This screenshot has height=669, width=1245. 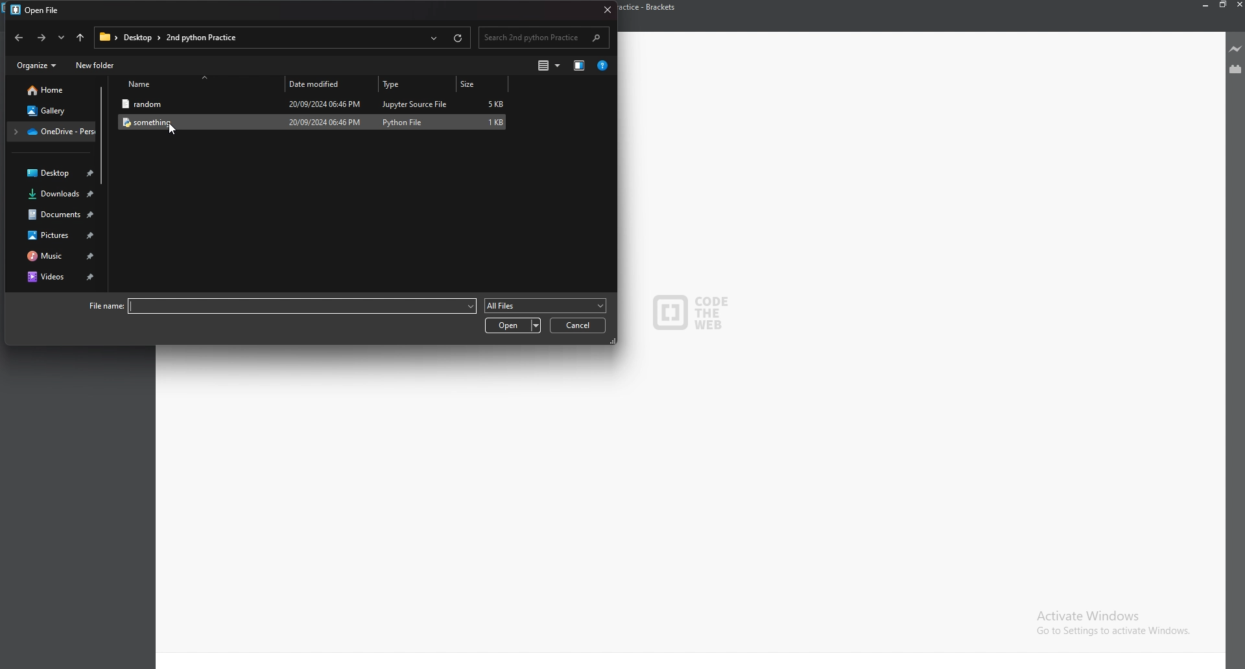 What do you see at coordinates (482, 84) in the screenshot?
I see `size` at bounding box center [482, 84].